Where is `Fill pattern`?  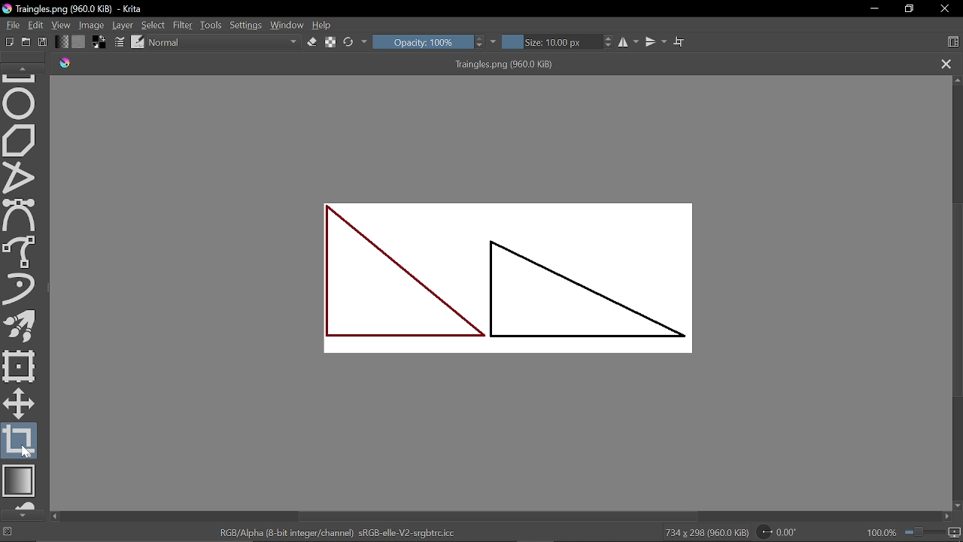 Fill pattern is located at coordinates (79, 42).